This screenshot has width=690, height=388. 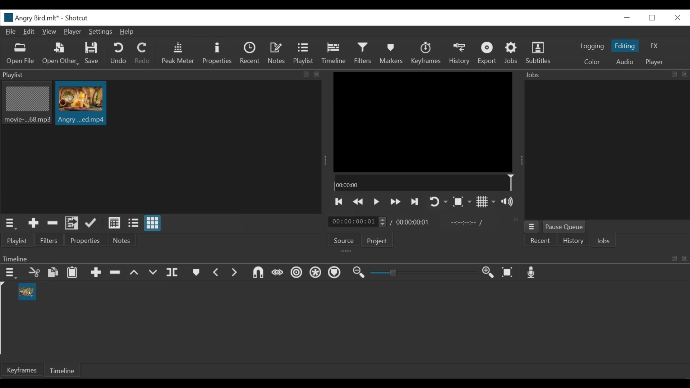 What do you see at coordinates (339, 202) in the screenshot?
I see `Skip to the previous point` at bounding box center [339, 202].